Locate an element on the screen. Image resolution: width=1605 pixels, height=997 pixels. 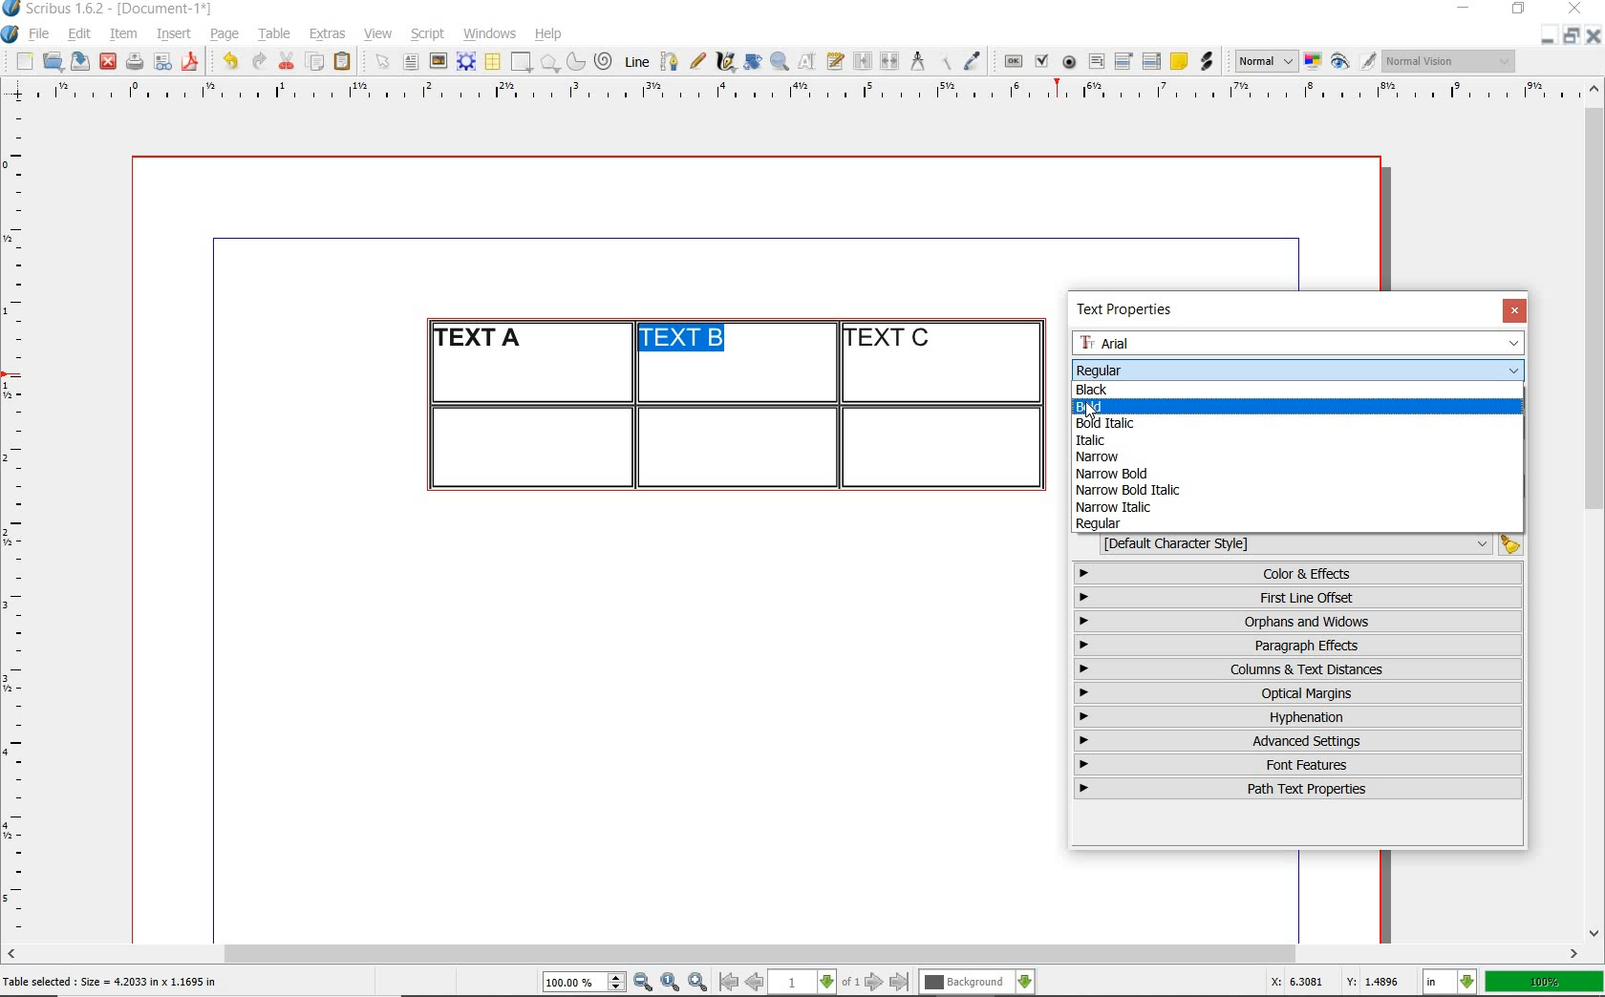
script is located at coordinates (427, 33).